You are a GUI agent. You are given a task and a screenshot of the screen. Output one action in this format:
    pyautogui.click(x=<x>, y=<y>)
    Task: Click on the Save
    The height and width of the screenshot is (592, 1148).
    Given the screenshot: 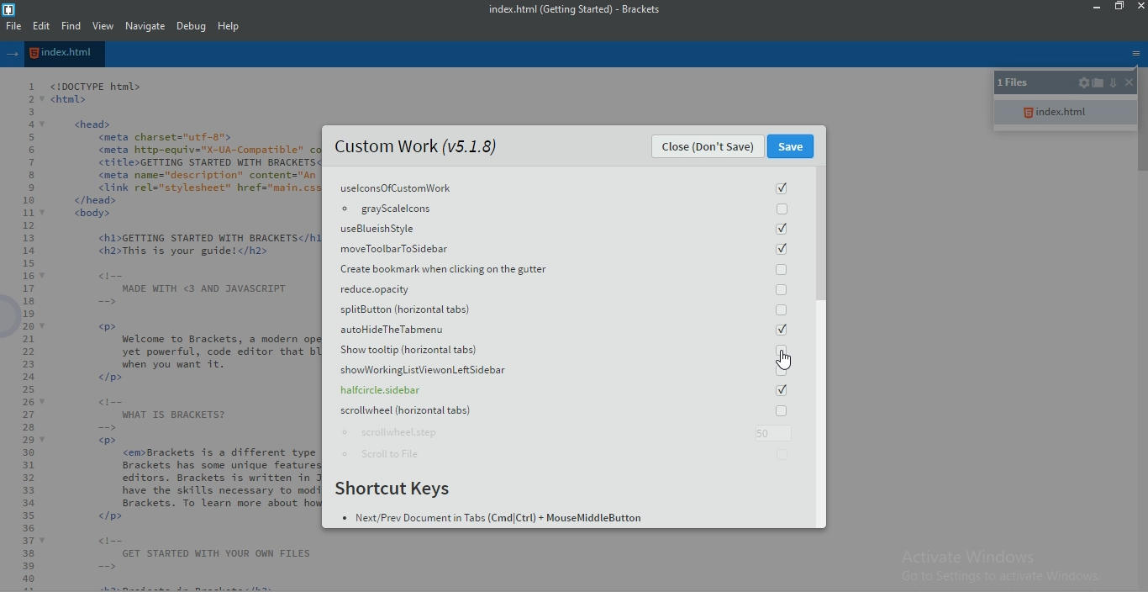 What is the action you would take?
    pyautogui.click(x=790, y=146)
    